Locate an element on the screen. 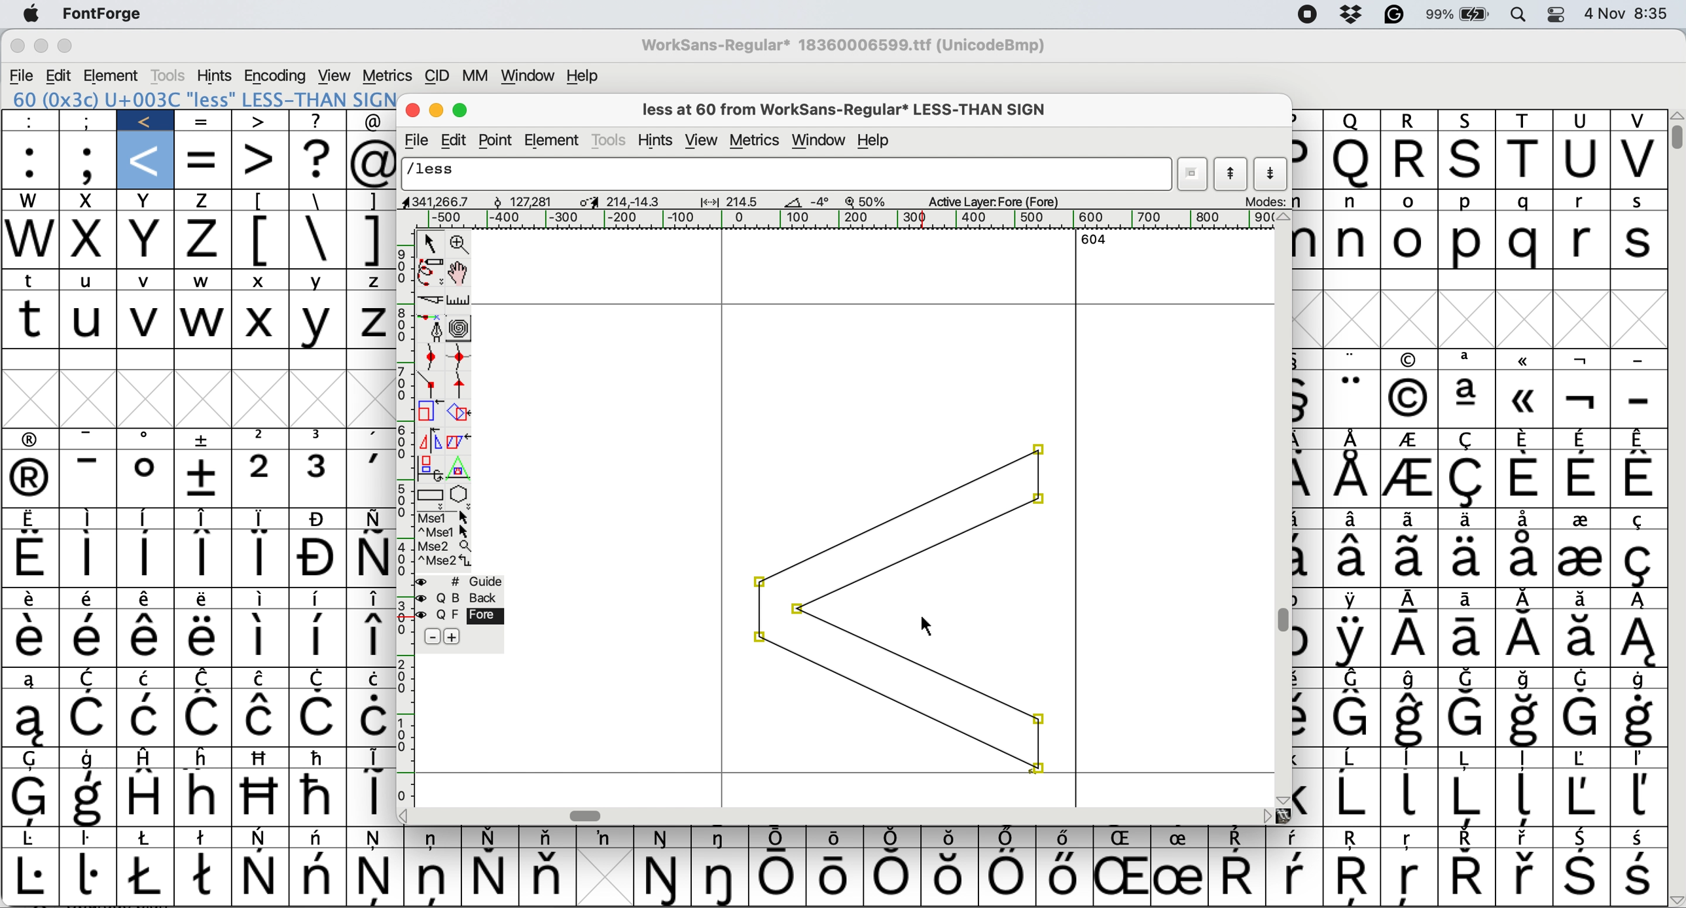  q is located at coordinates (1352, 120).